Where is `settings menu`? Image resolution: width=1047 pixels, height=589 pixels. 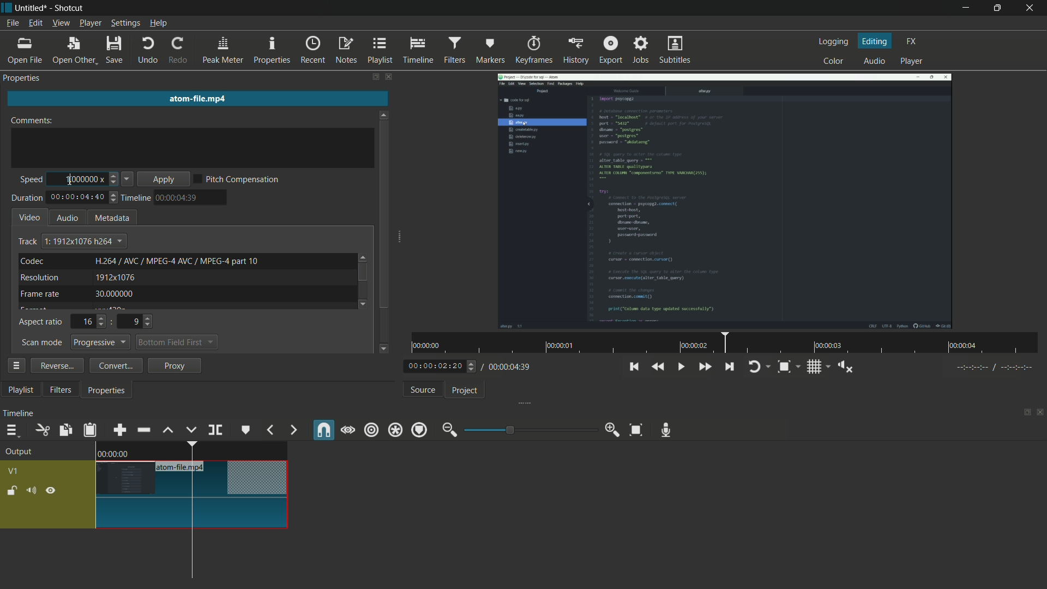 settings menu is located at coordinates (126, 23).